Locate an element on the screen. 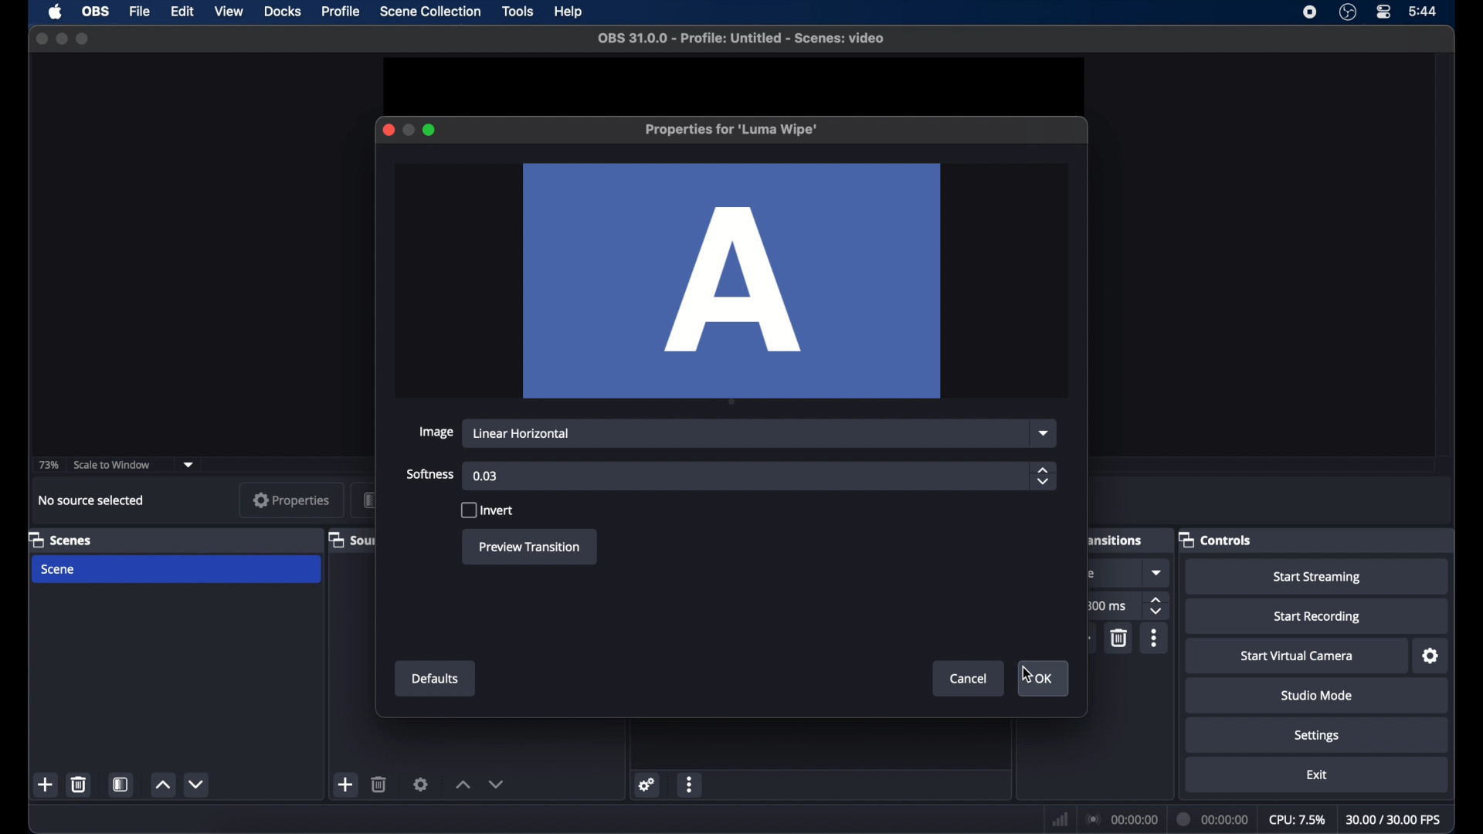  A is located at coordinates (733, 281).